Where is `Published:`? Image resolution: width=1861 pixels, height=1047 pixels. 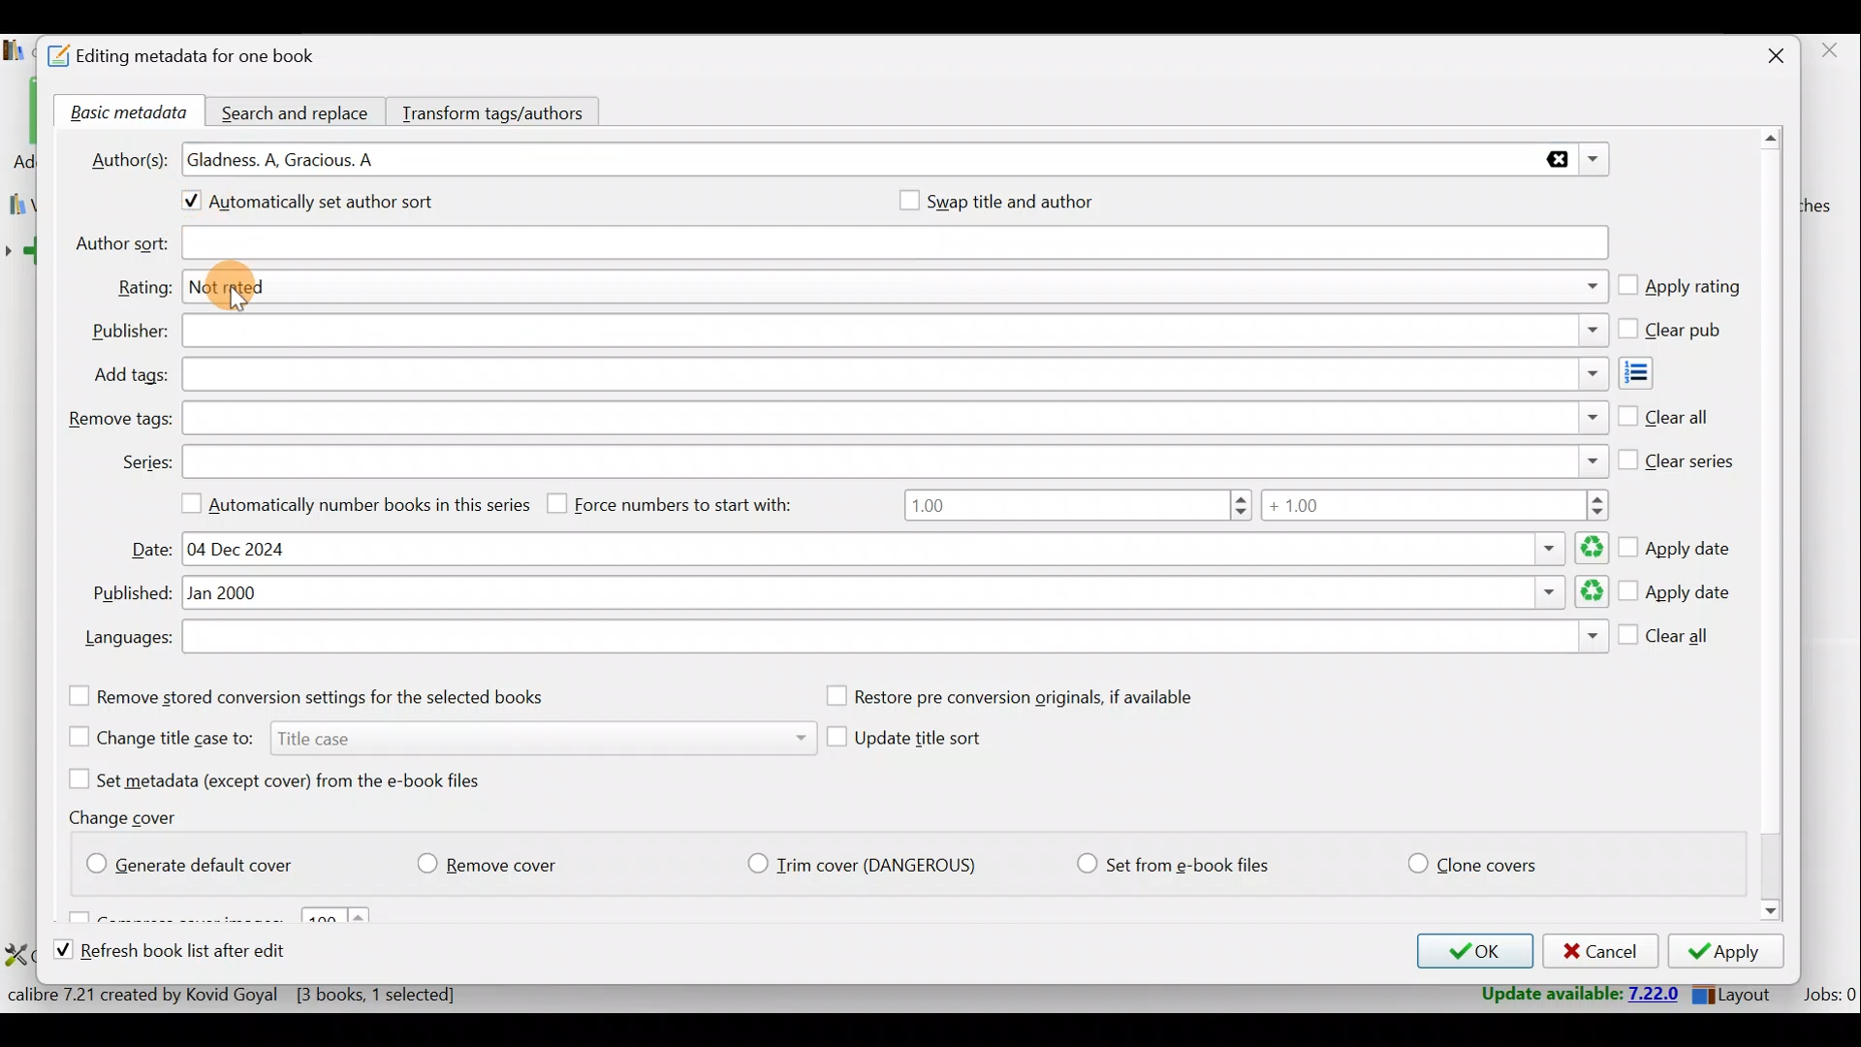
Published: is located at coordinates (128, 594).